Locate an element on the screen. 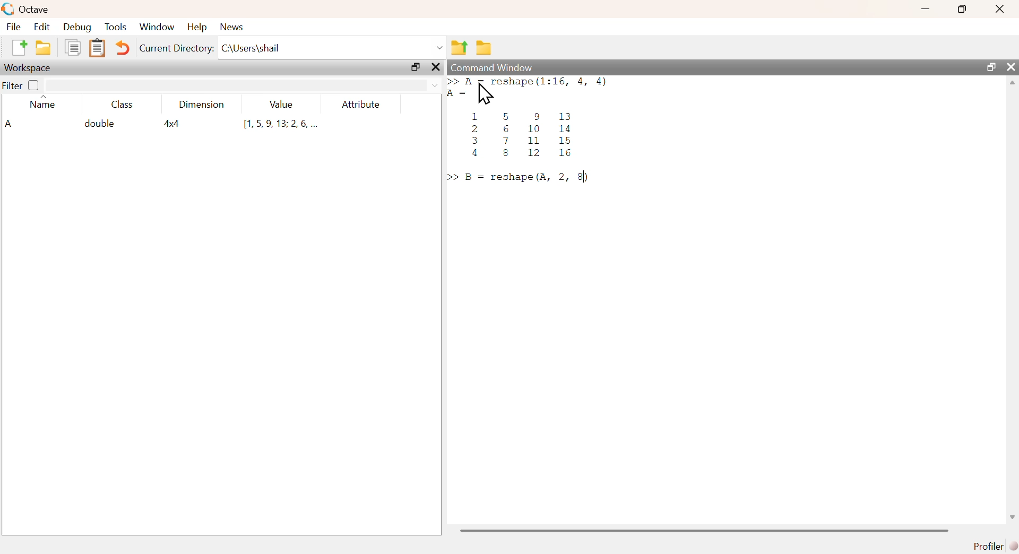 The image size is (1019, 554). workspace is located at coordinates (31, 68).